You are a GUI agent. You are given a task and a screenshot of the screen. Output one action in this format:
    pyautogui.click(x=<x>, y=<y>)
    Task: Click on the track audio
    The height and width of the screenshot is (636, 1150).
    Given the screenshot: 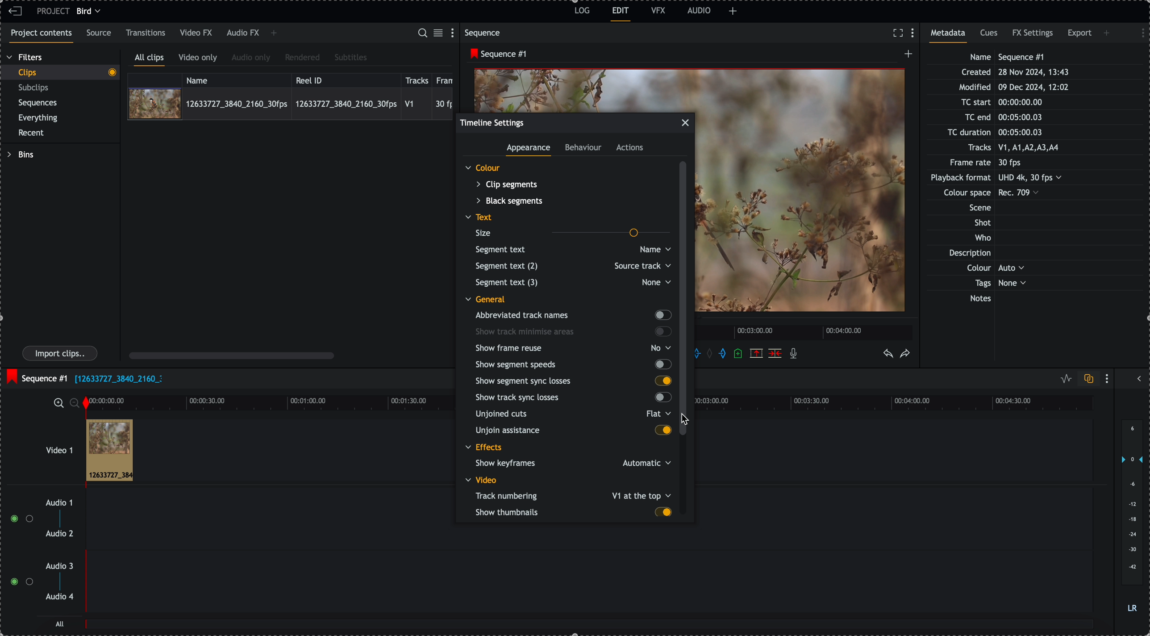 What is the action you would take?
    pyautogui.click(x=588, y=587)
    